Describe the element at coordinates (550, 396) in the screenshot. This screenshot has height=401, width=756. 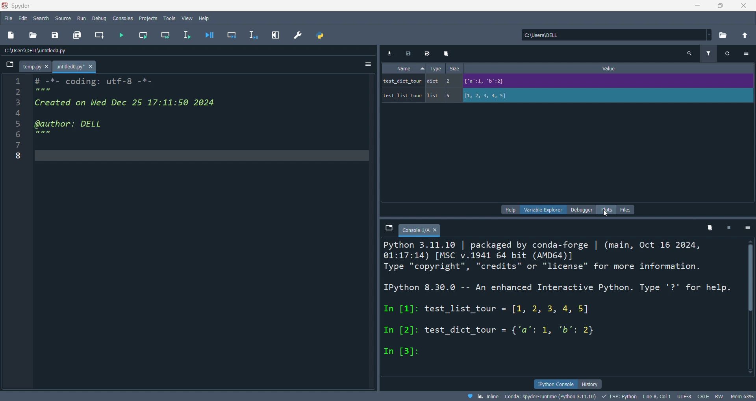
I see `interpreter` at that location.